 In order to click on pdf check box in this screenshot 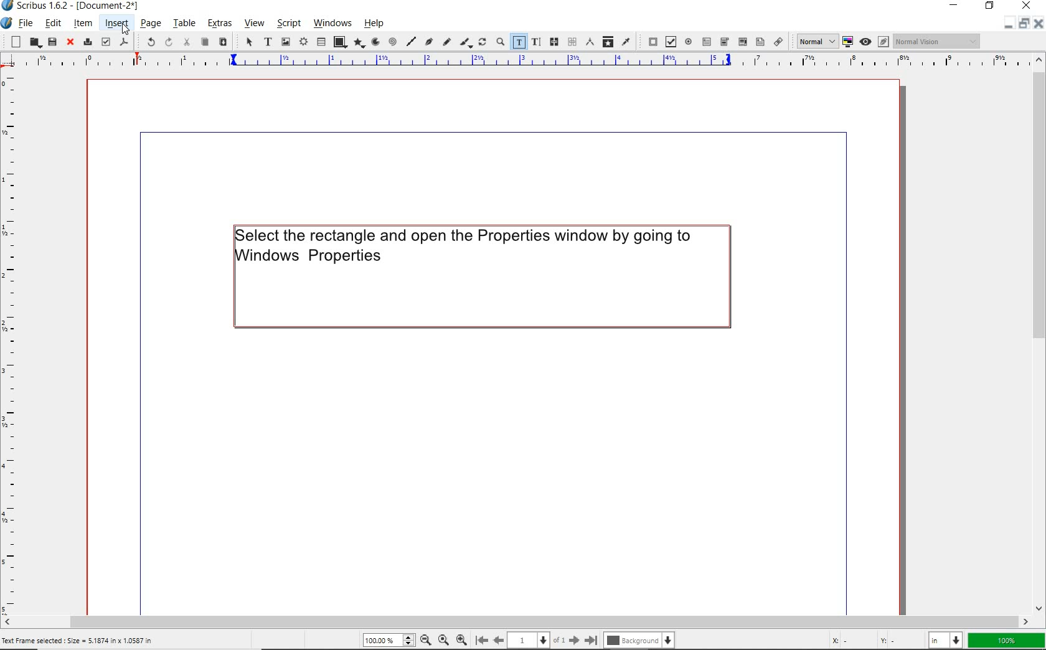, I will do `click(670, 41)`.